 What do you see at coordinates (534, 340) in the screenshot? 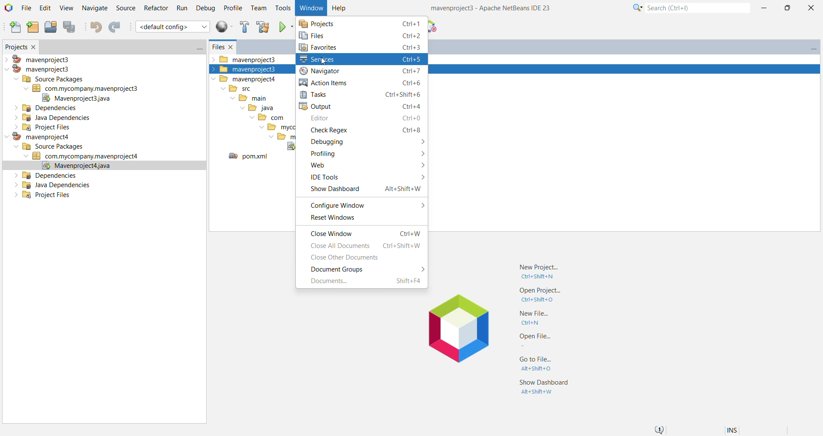
I see `Open File` at bounding box center [534, 340].